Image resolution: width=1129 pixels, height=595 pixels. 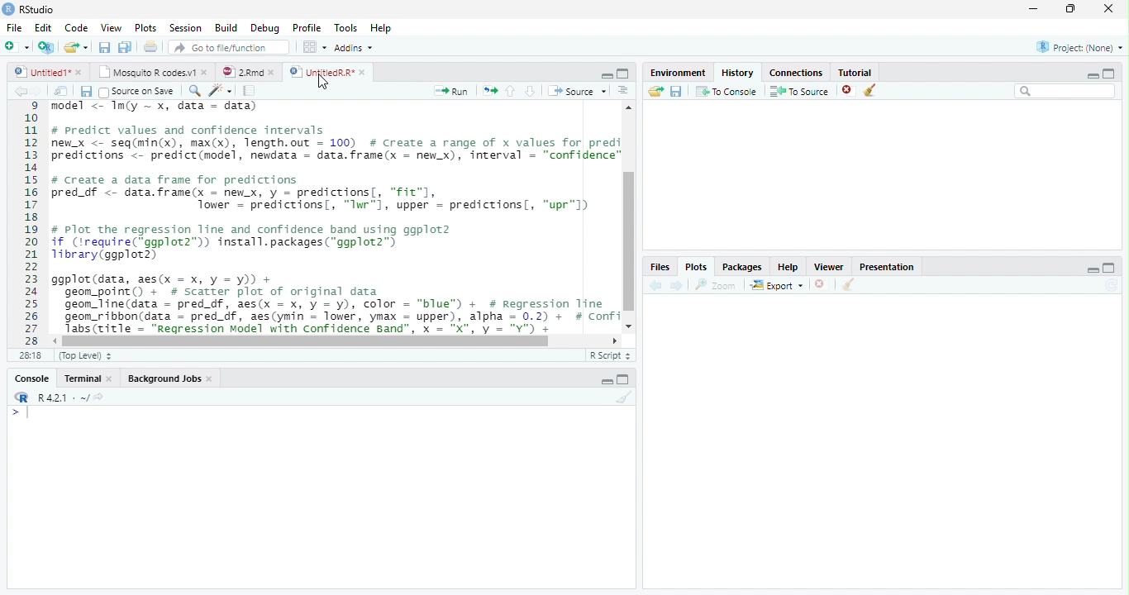 I want to click on Save , so click(x=88, y=92).